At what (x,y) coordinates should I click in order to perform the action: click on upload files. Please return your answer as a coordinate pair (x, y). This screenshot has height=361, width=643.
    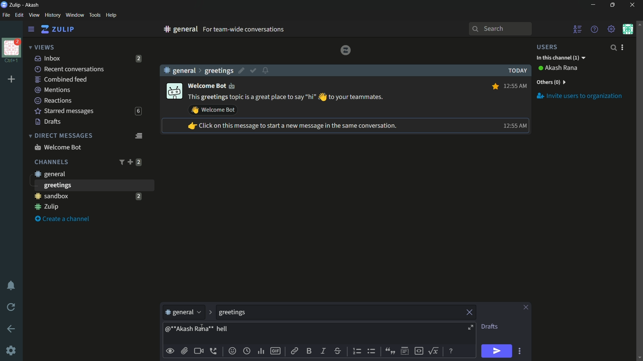
    Looking at the image, I should click on (184, 351).